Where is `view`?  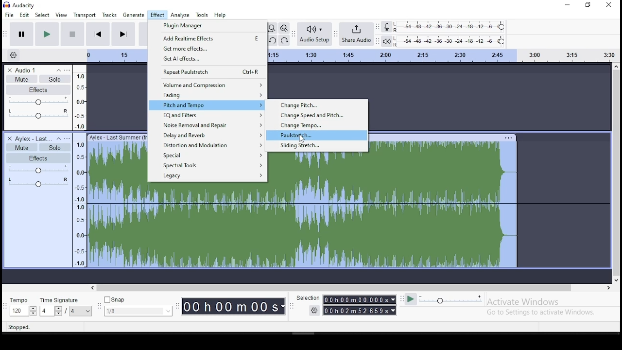 view is located at coordinates (61, 16).